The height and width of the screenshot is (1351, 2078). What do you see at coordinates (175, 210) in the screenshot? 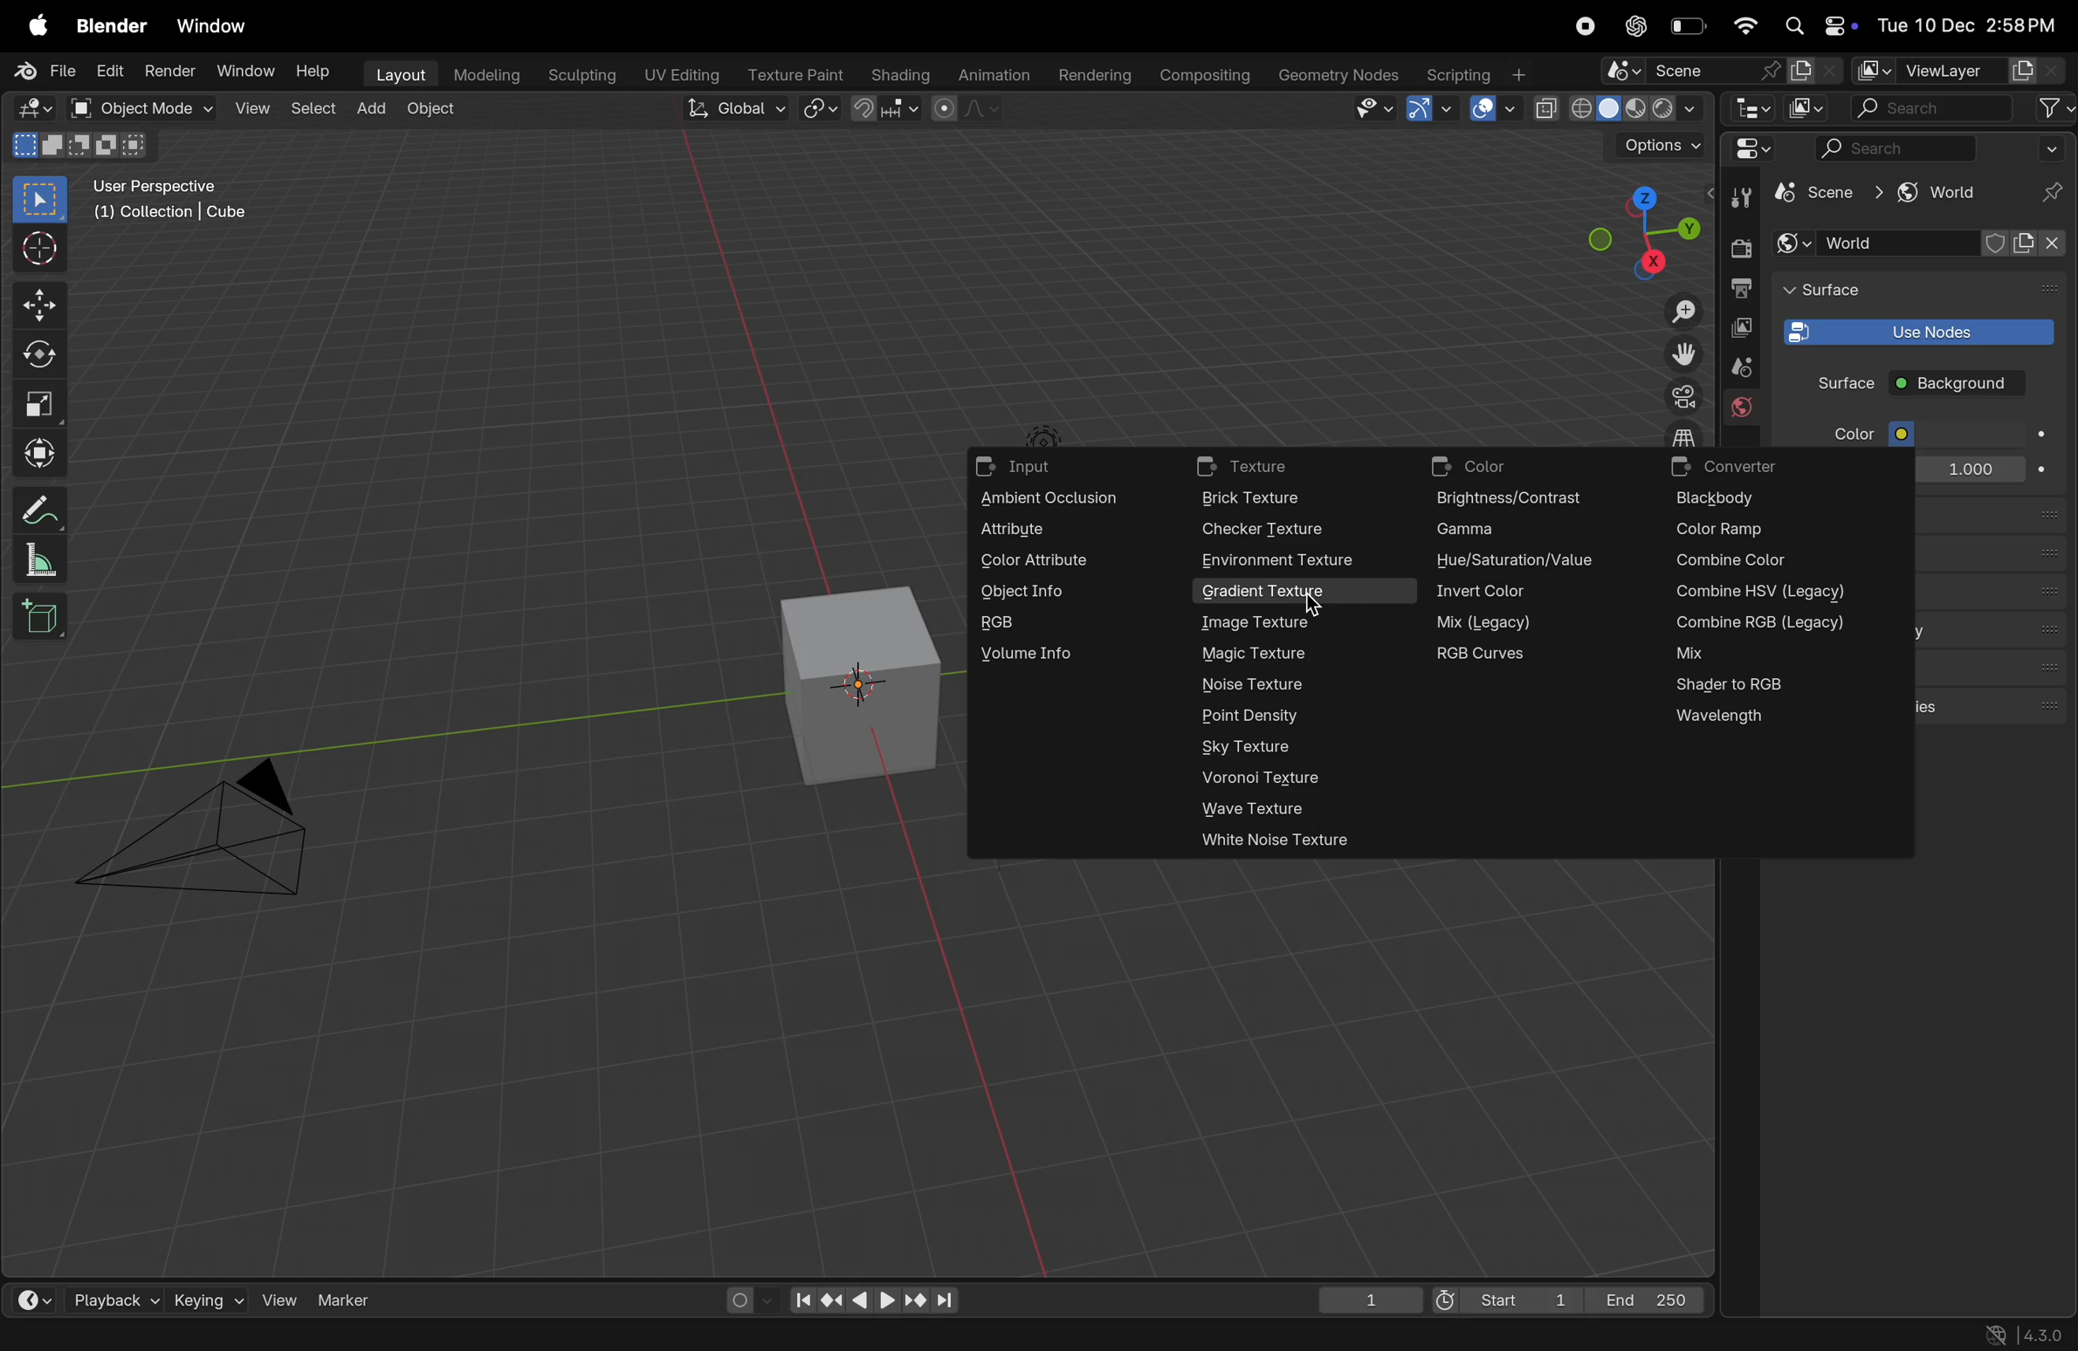
I see `User persopective` at bounding box center [175, 210].